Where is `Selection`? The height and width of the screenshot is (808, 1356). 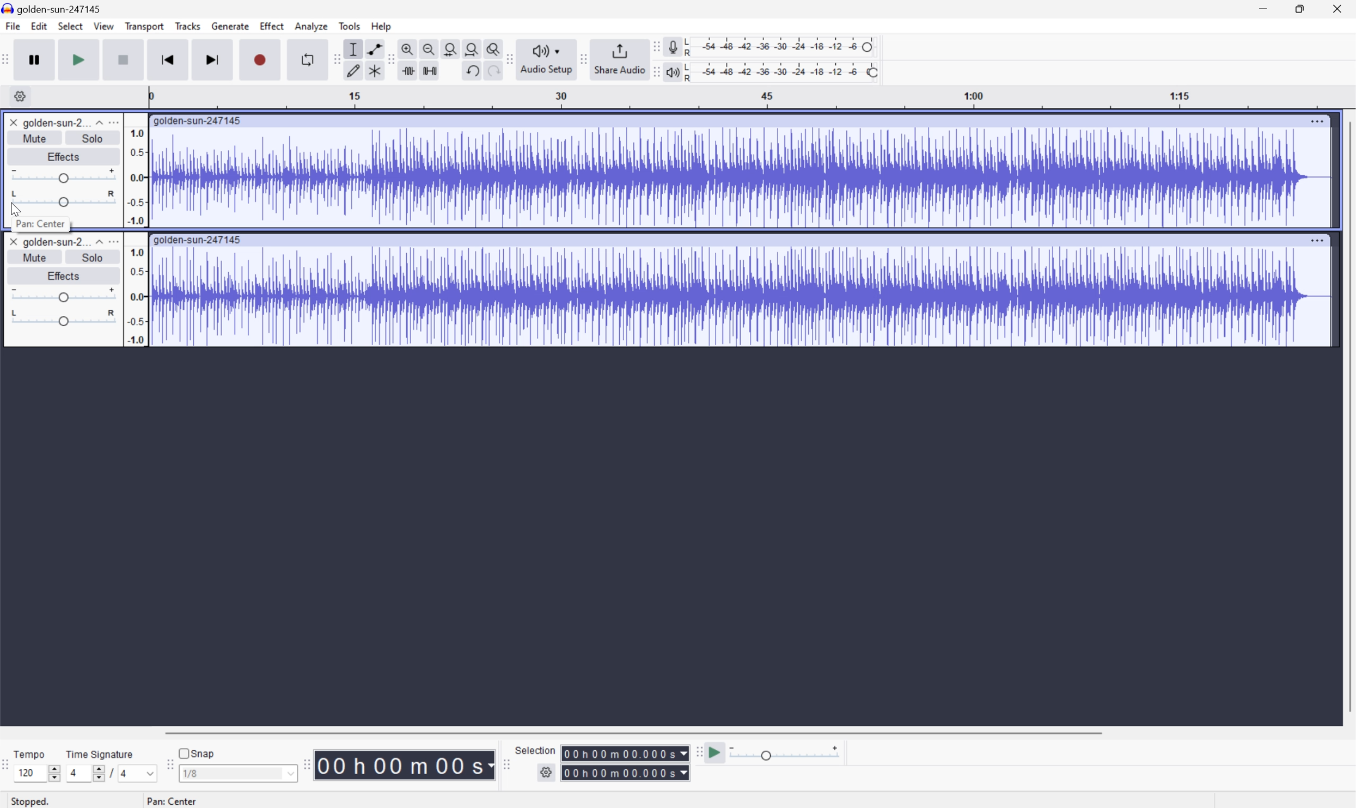
Selection is located at coordinates (626, 763).